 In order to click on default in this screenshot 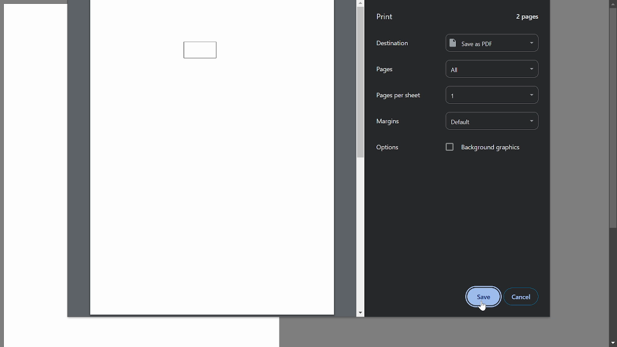, I will do `click(494, 121)`.